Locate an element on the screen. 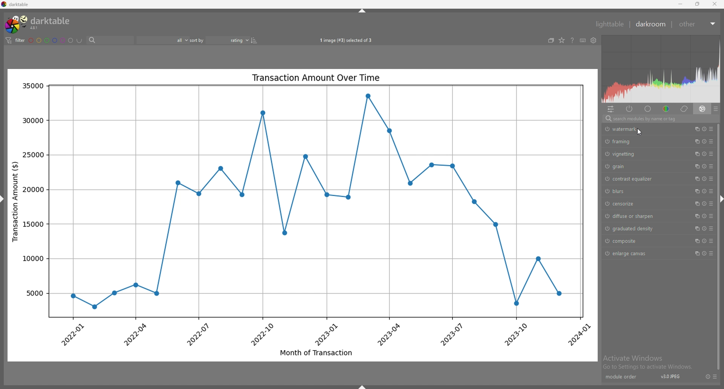 The width and height of the screenshot is (724, 389). photo is located at coordinates (303, 215).